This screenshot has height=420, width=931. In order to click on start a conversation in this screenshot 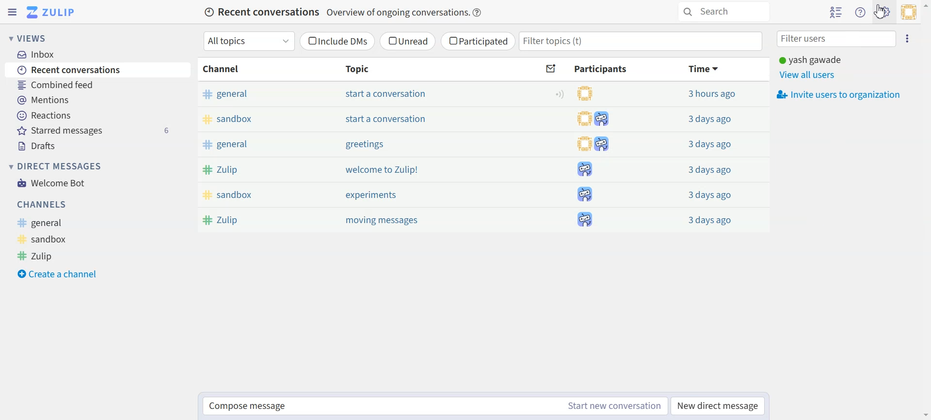, I will do `click(390, 119)`.